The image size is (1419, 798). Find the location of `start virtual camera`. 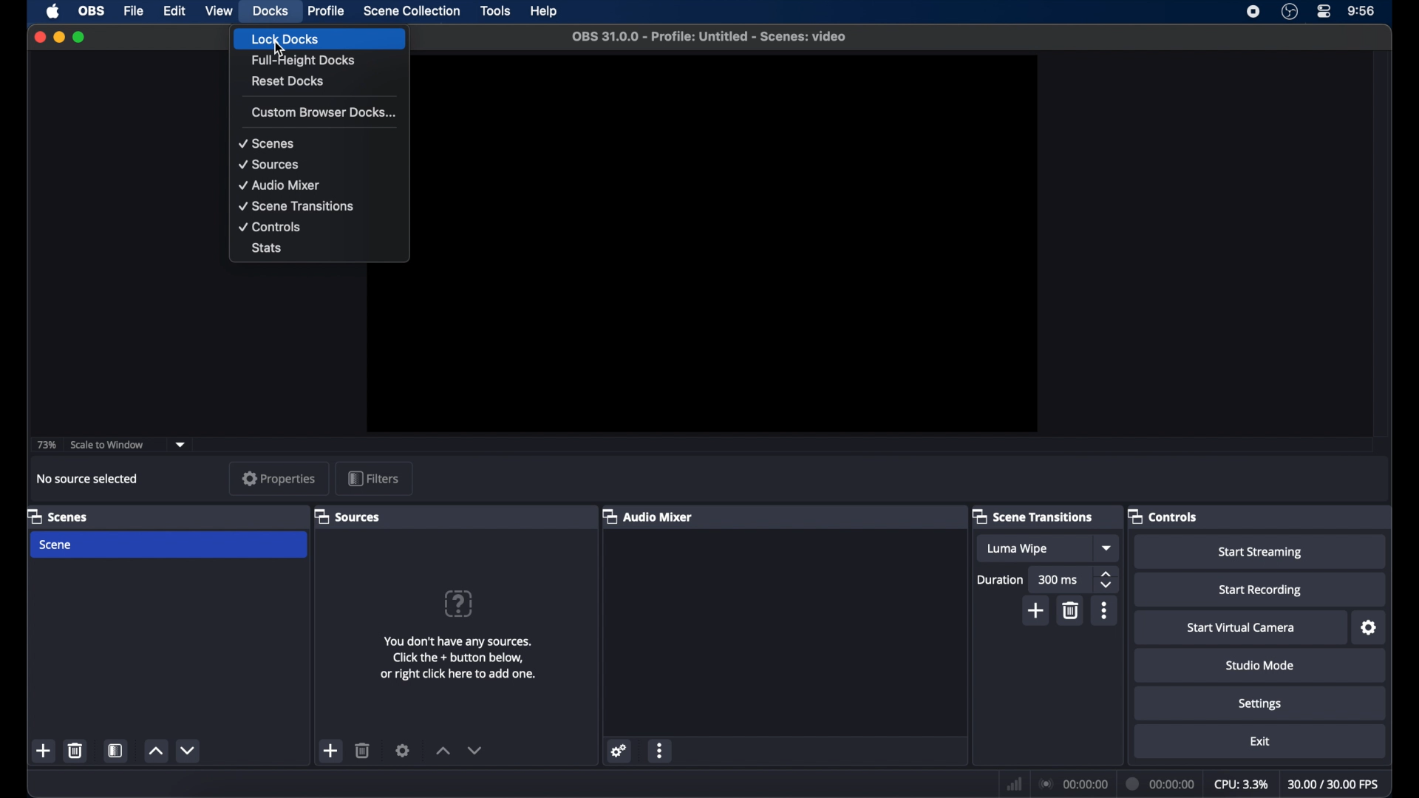

start virtual camera is located at coordinates (1241, 627).